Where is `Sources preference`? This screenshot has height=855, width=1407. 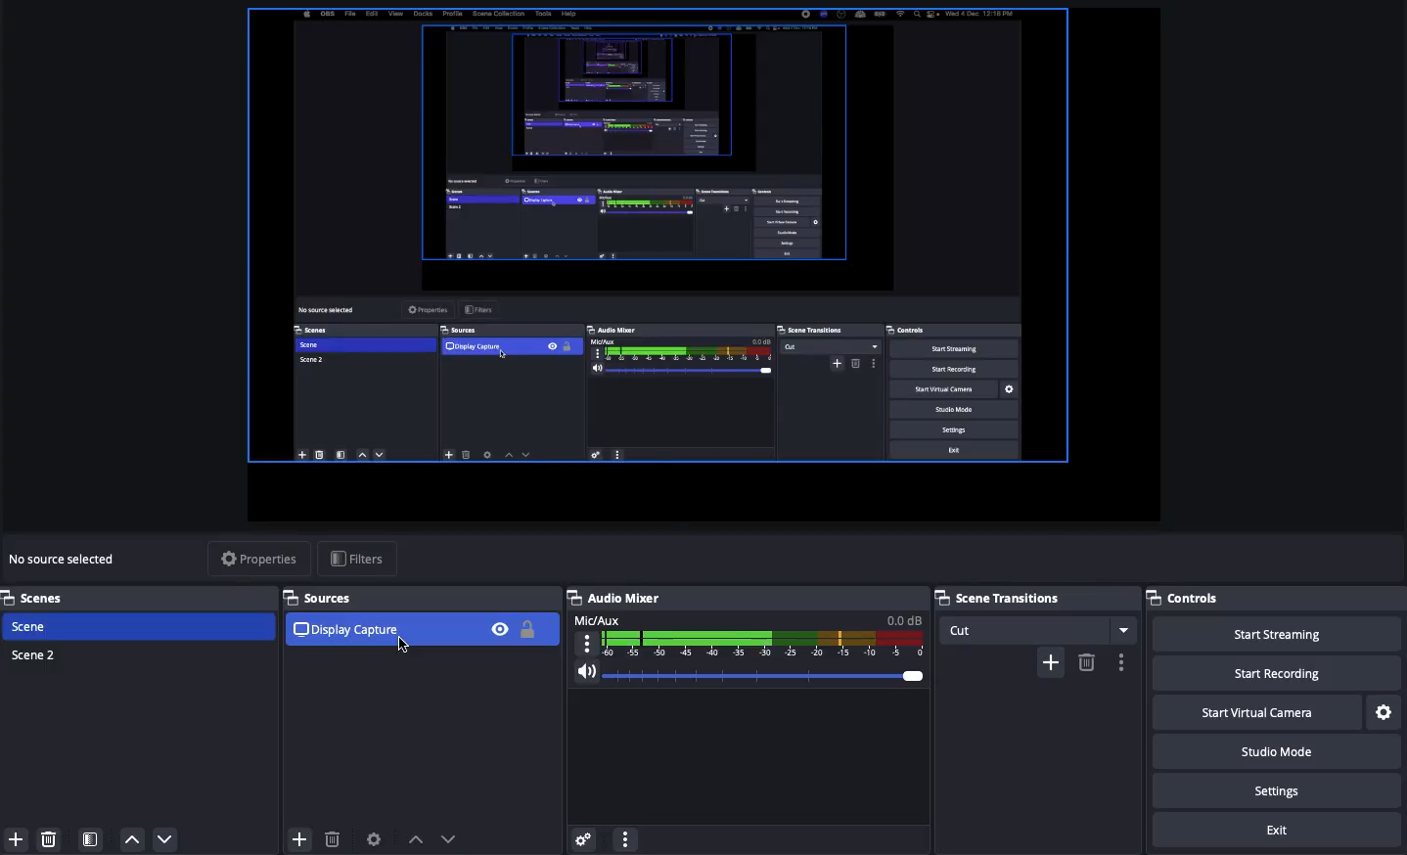 Sources preference is located at coordinates (375, 835).